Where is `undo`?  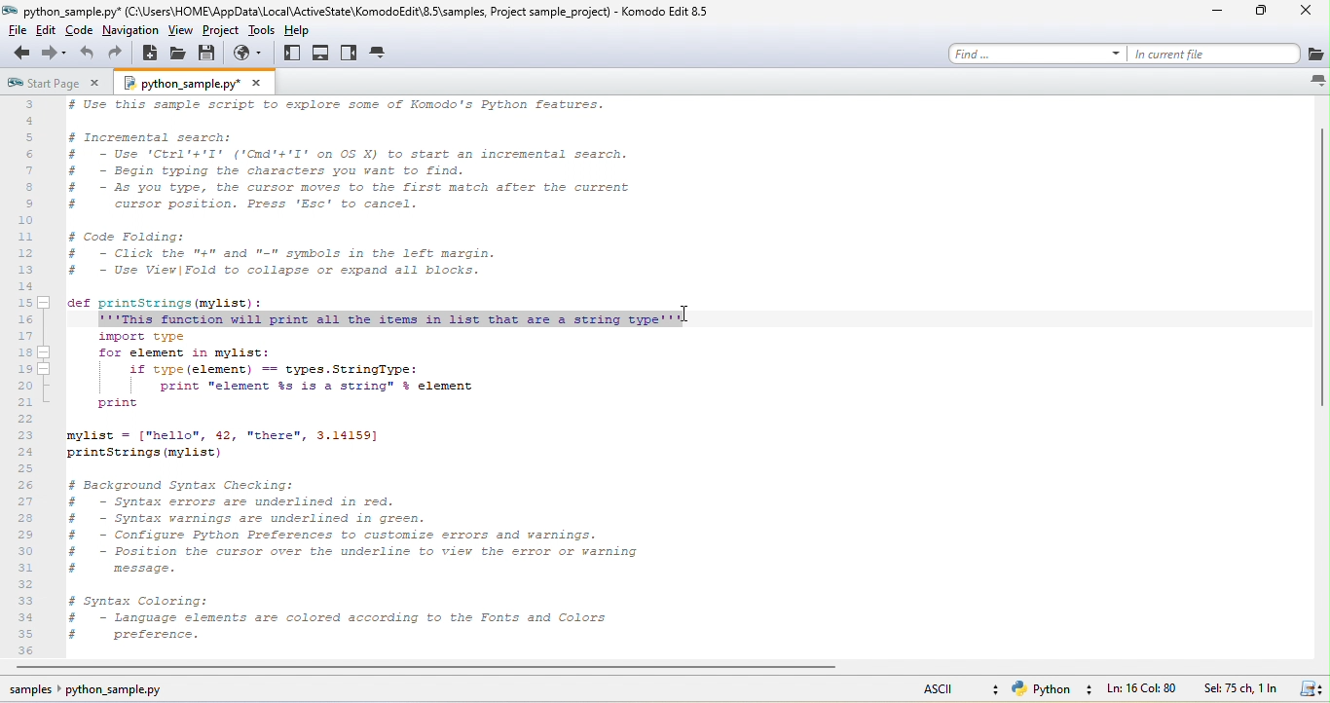
undo is located at coordinates (86, 55).